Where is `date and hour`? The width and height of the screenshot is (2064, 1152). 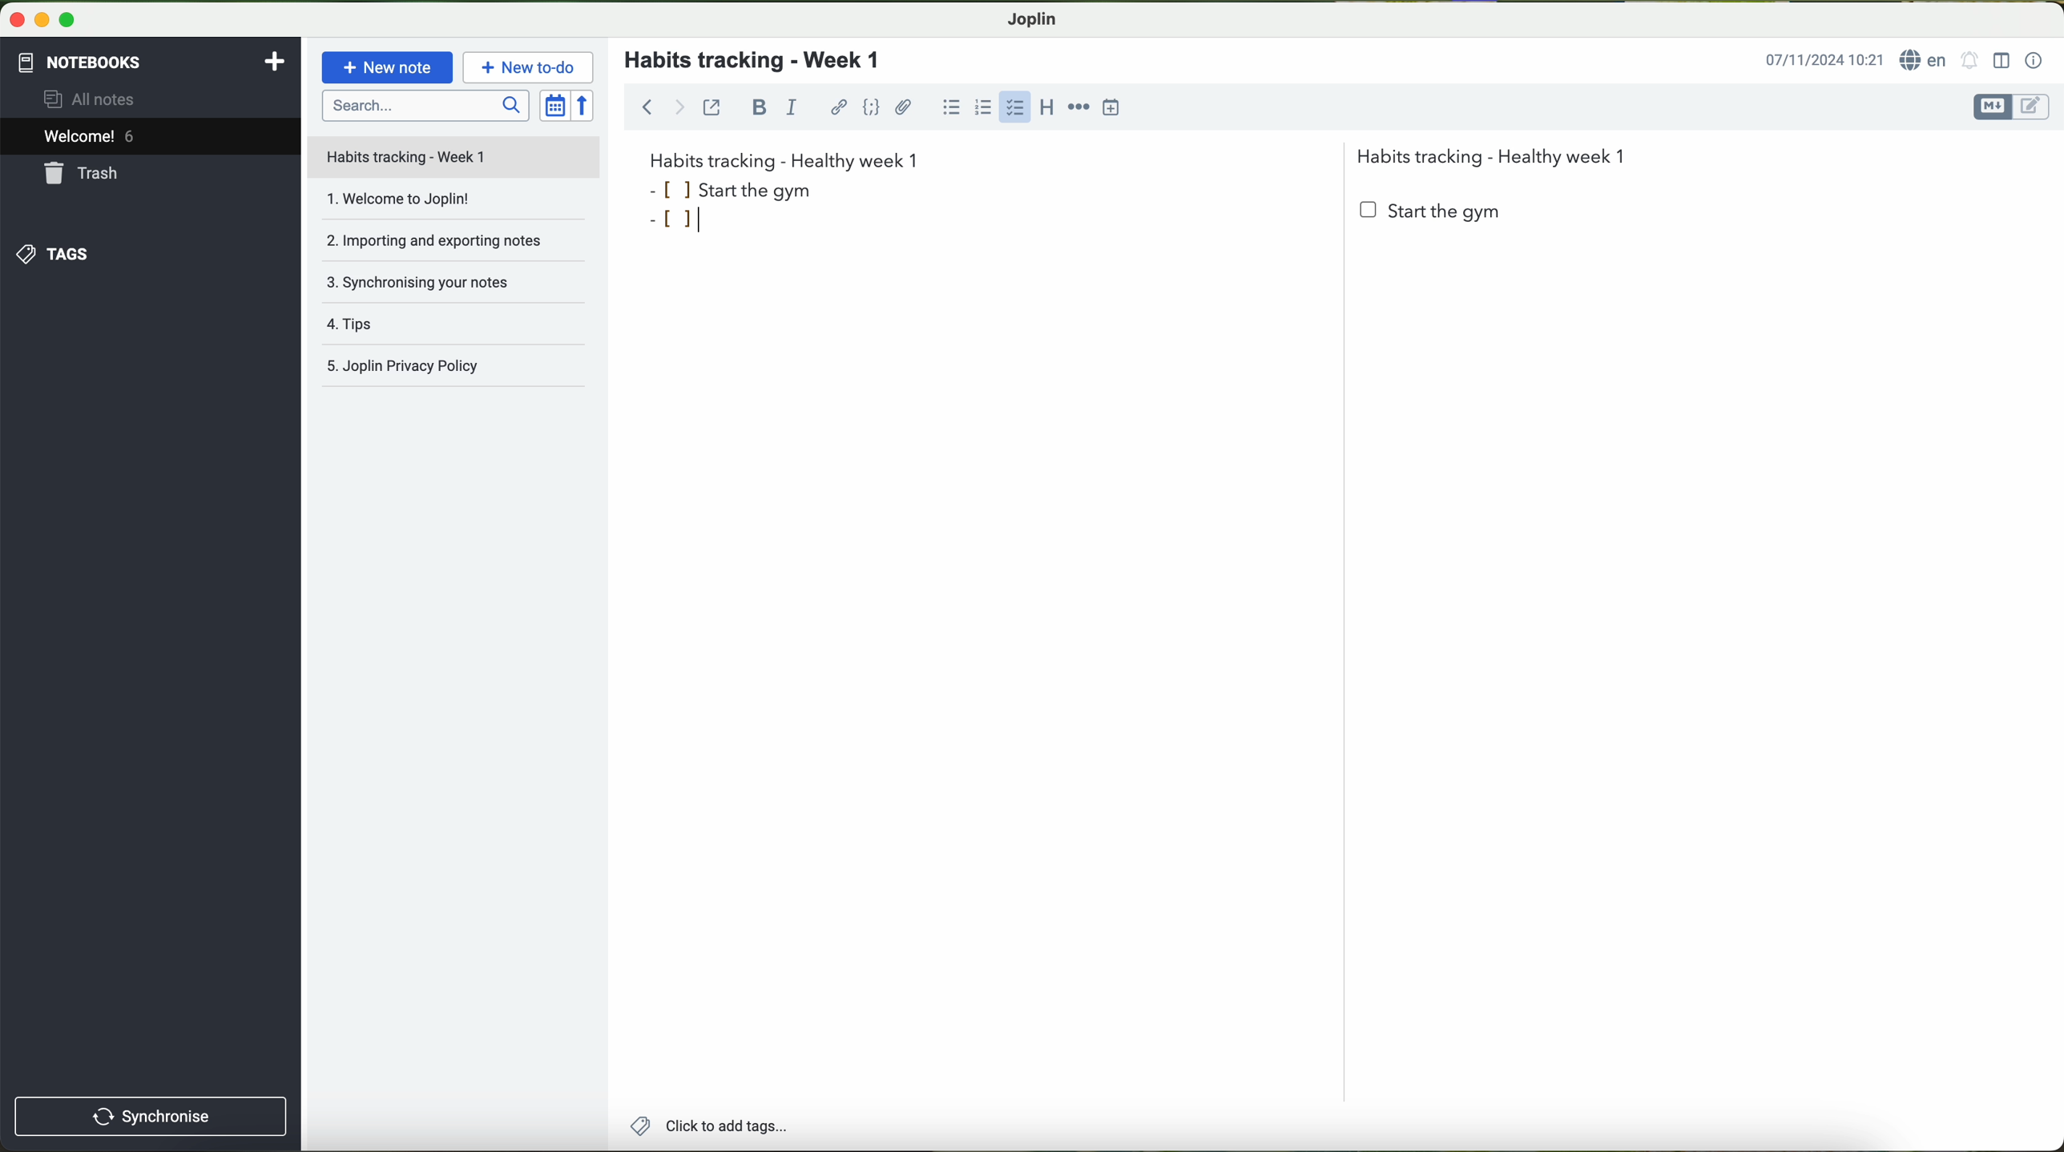 date and hour is located at coordinates (1824, 58).